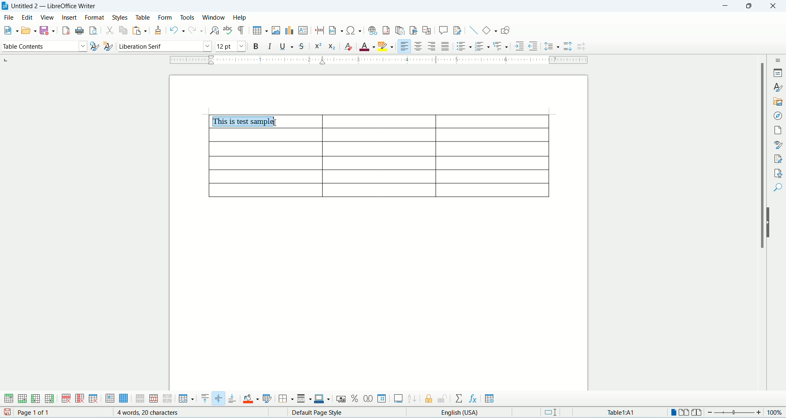  Describe the element at coordinates (779, 88) in the screenshot. I see `styles` at that location.